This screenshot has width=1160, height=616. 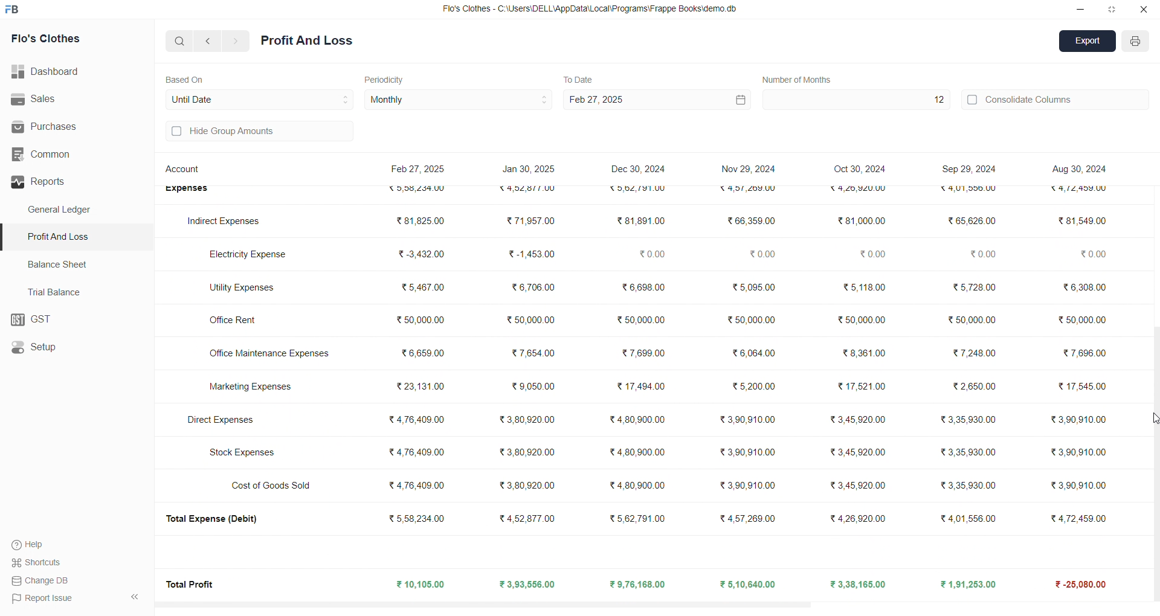 What do you see at coordinates (636, 189) in the screenshot?
I see `₹5,62,791.00` at bounding box center [636, 189].